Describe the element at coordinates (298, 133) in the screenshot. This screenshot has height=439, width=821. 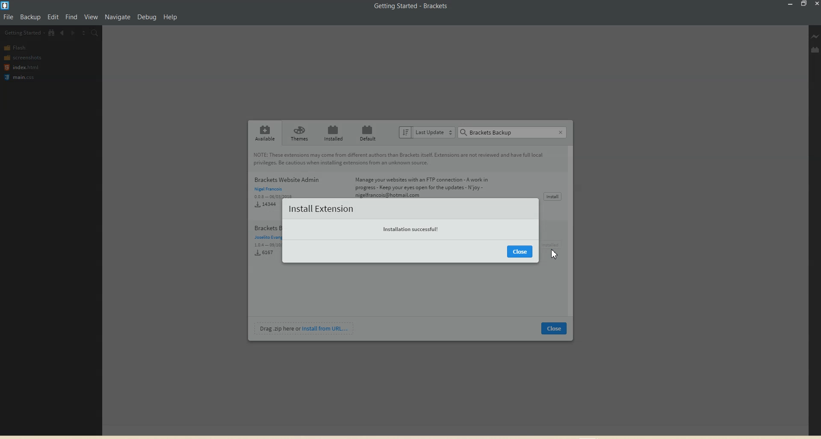
I see `Themes` at that location.